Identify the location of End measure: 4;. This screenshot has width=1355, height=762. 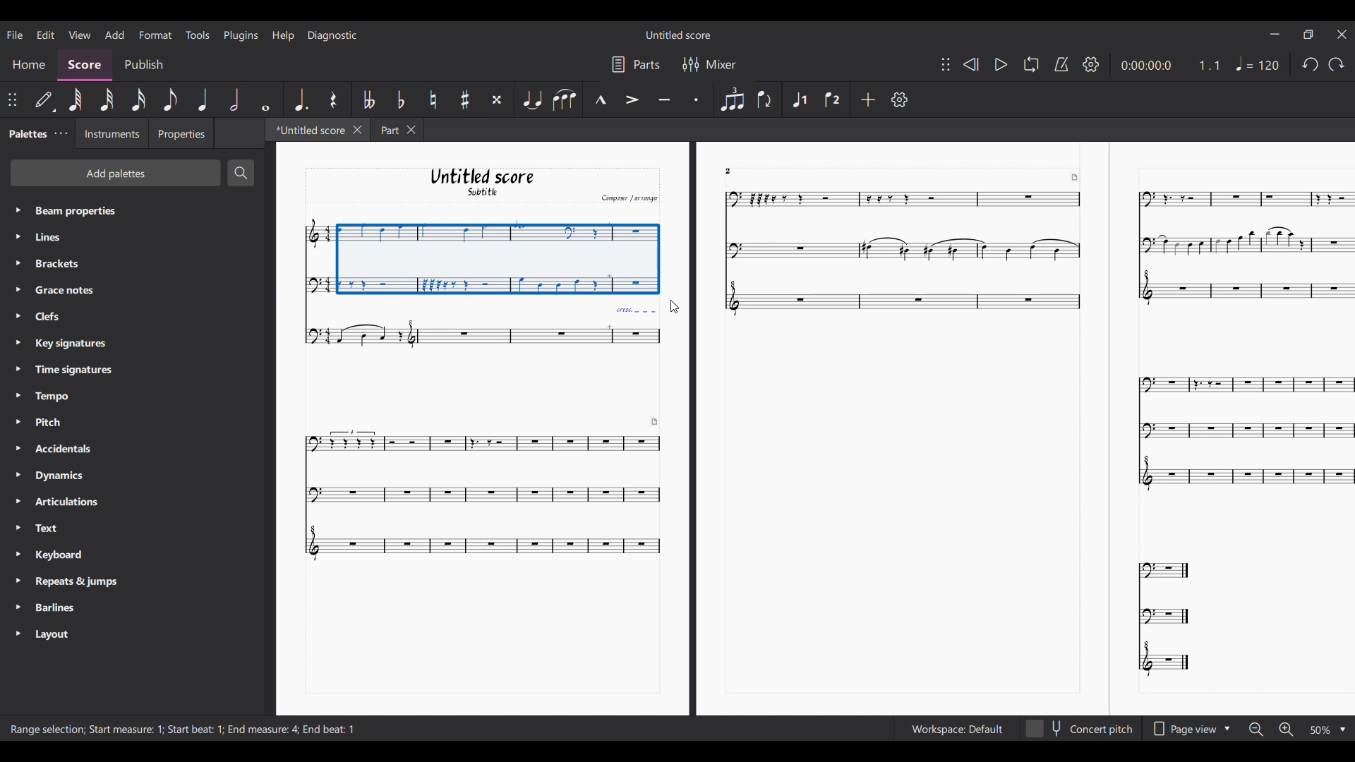
(263, 729).